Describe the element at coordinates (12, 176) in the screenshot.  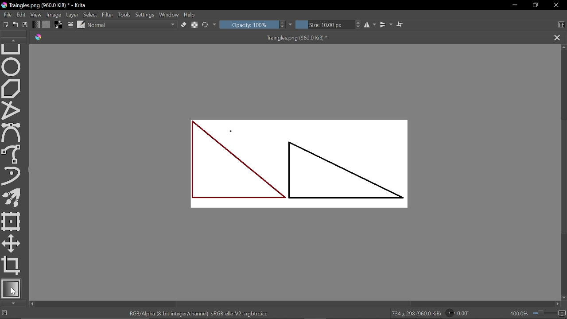
I see `Dynamic brush tool` at that location.